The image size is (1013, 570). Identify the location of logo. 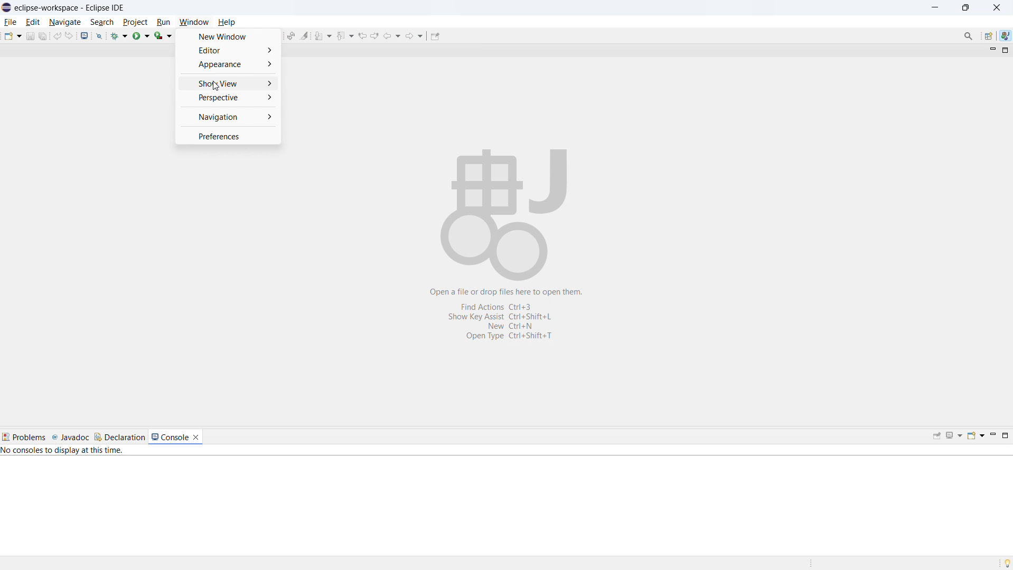
(6, 7).